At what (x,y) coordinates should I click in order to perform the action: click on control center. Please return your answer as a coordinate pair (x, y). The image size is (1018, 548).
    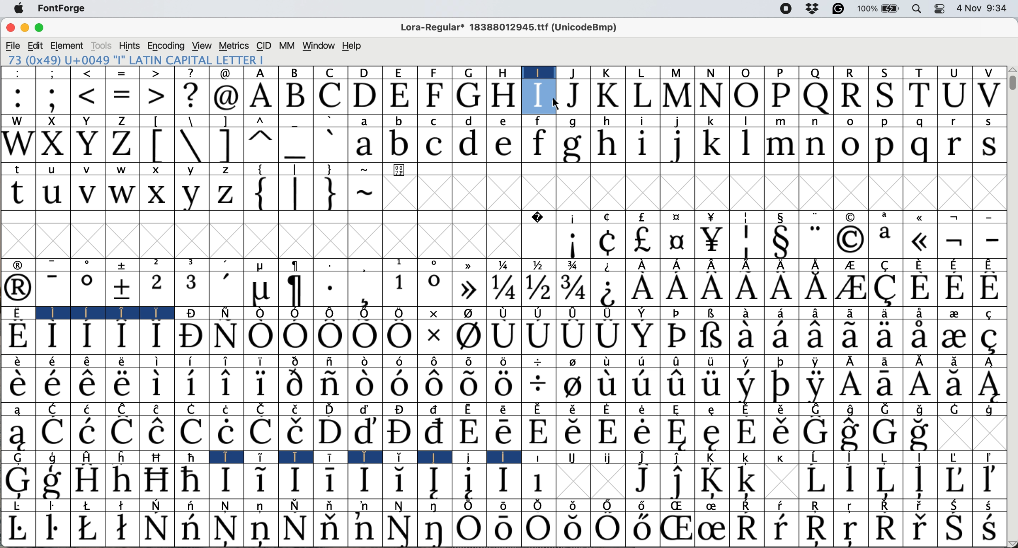
    Looking at the image, I should click on (941, 9).